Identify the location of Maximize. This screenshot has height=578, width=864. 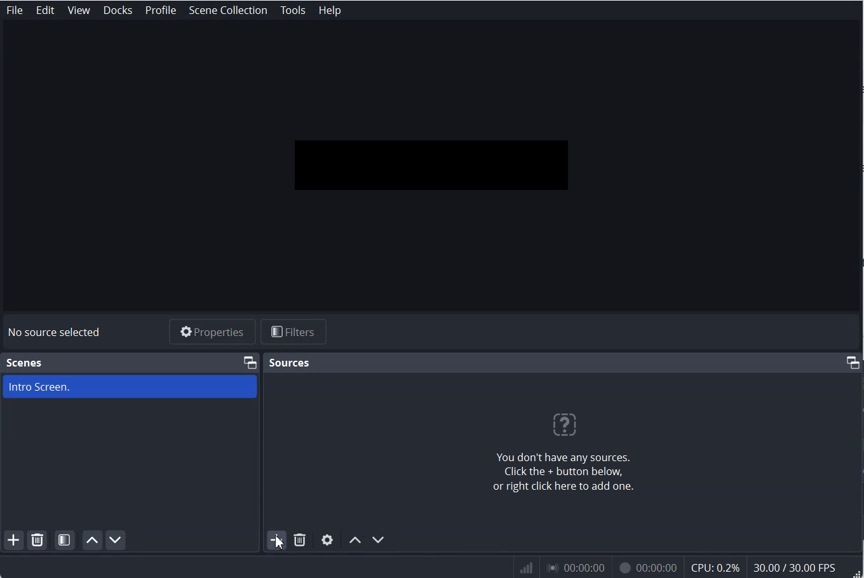
(853, 362).